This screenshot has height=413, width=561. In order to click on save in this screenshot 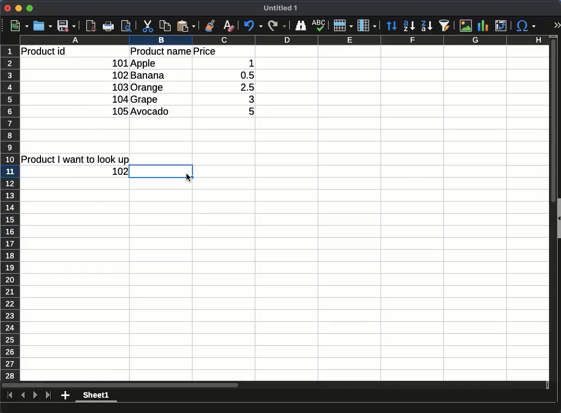, I will do `click(67, 26)`.